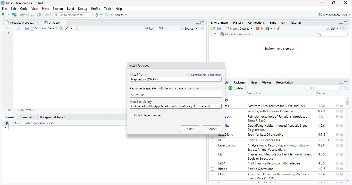 The width and height of the screenshot is (352, 185). I want to click on checkbox, so click(213, 155).